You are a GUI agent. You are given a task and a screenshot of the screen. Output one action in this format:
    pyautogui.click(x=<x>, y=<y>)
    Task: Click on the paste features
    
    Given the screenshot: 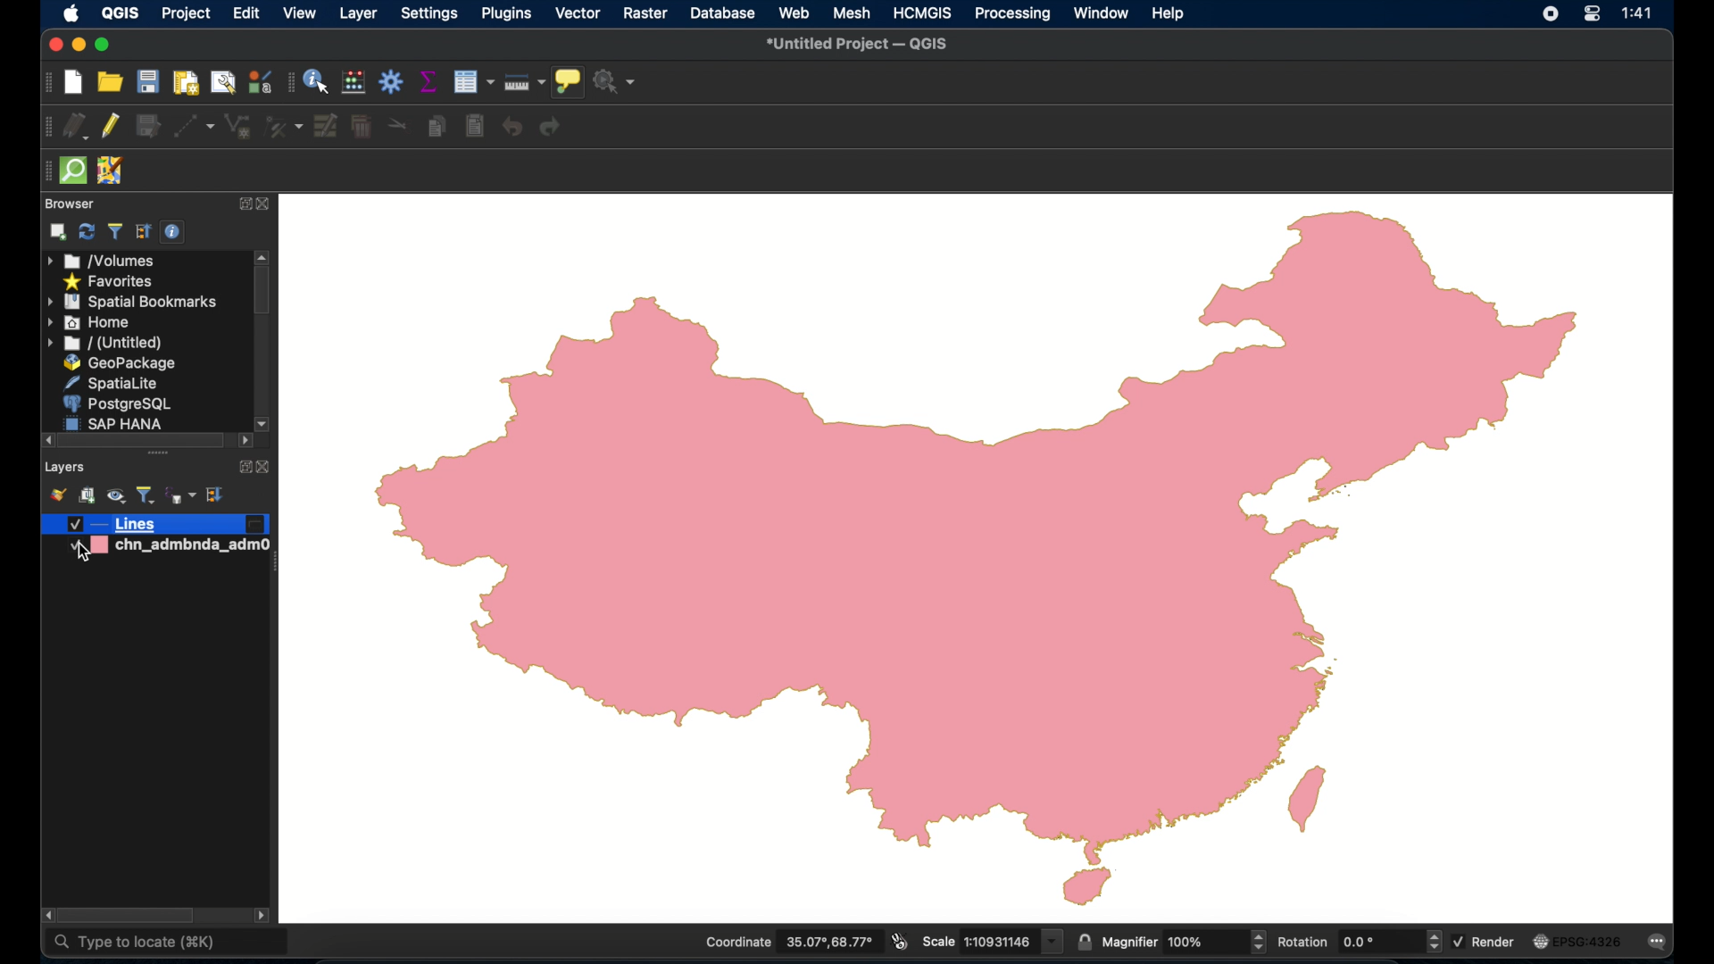 What is the action you would take?
    pyautogui.click(x=477, y=127)
    